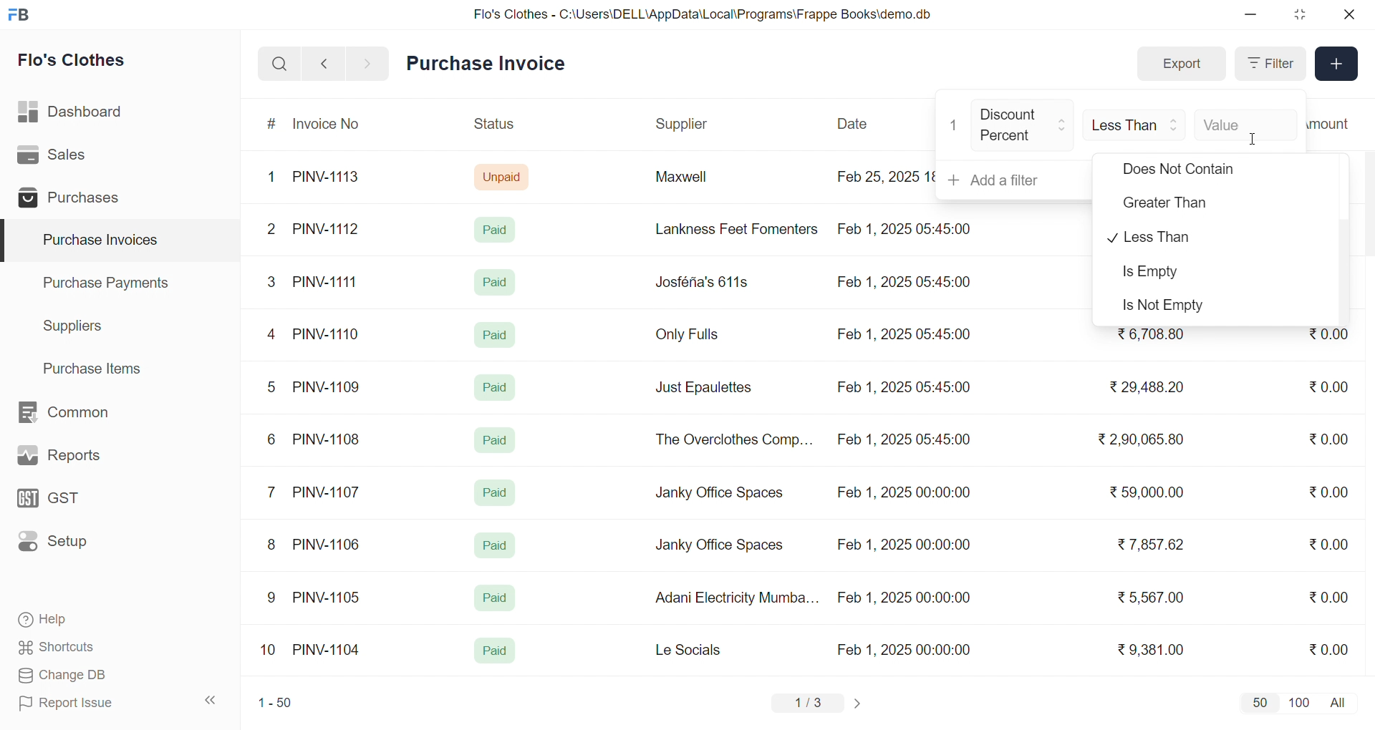  Describe the element at coordinates (74, 546) in the screenshot. I see `Setup` at that location.